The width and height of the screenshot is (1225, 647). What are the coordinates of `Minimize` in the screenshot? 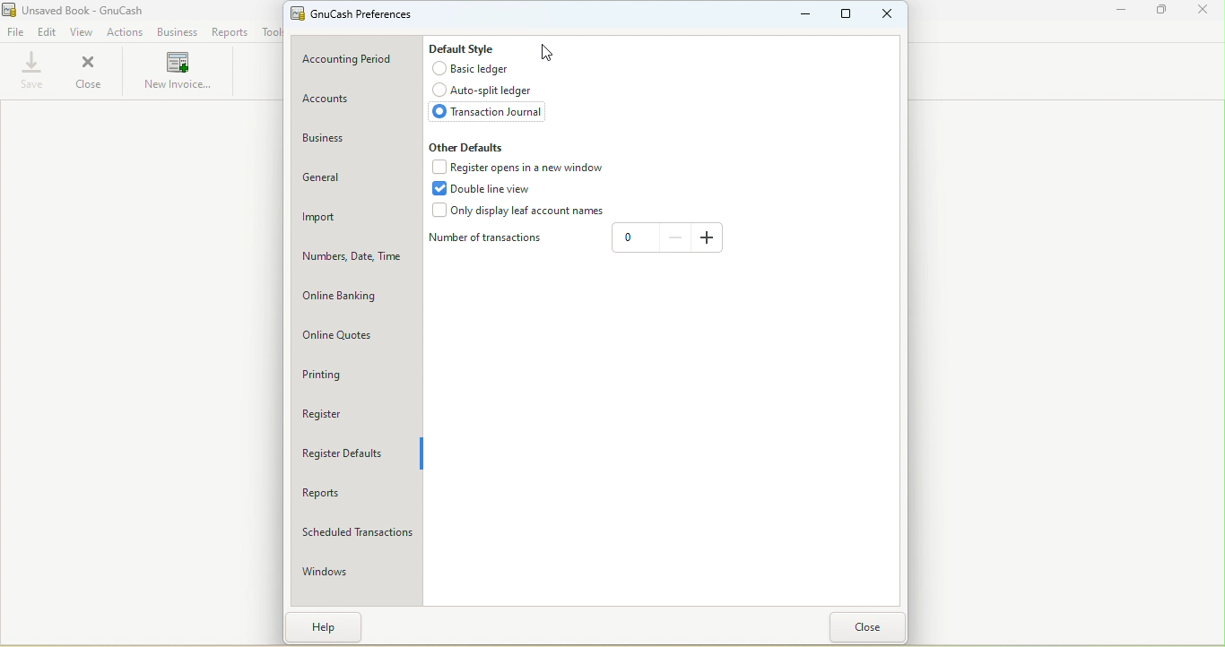 It's located at (804, 16).